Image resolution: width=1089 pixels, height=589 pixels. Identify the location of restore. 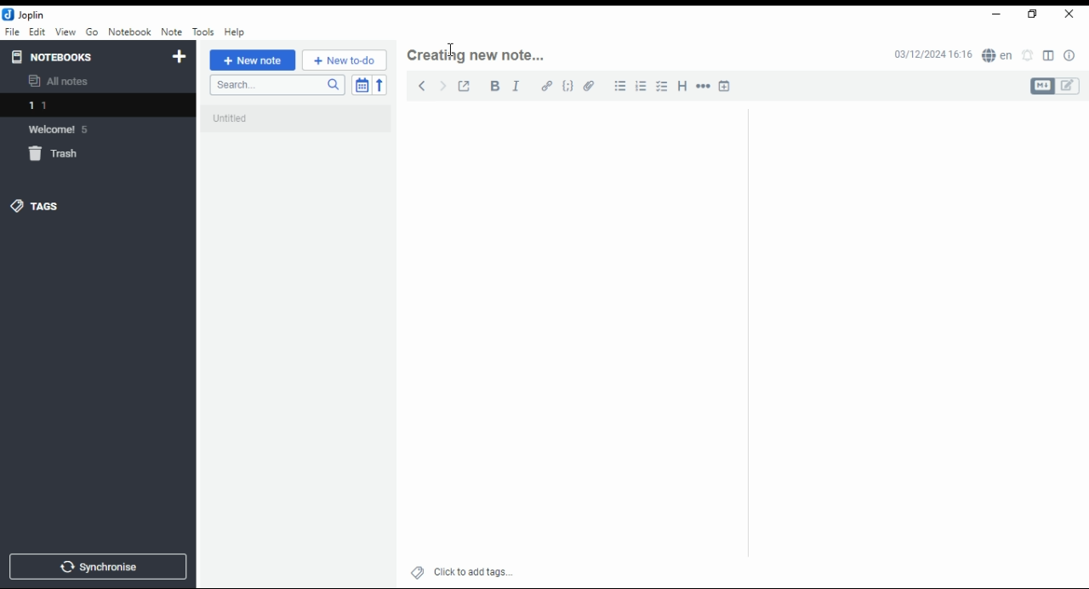
(1035, 14).